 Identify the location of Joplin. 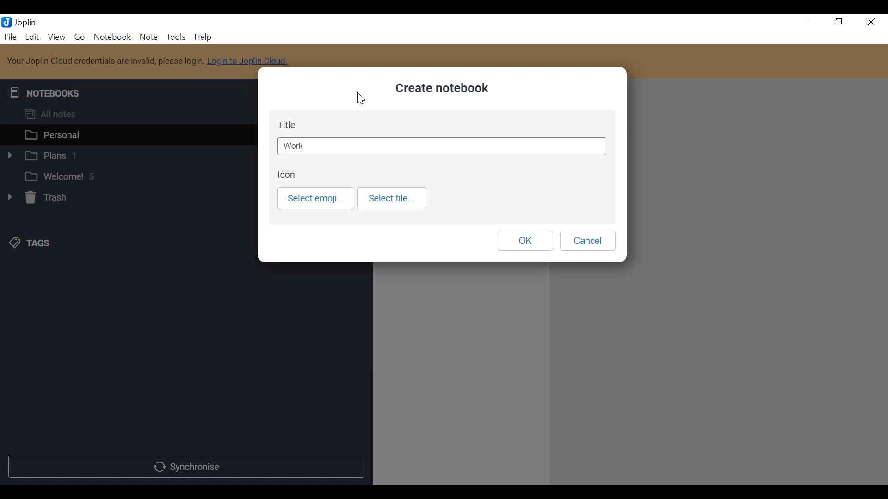
(29, 23).